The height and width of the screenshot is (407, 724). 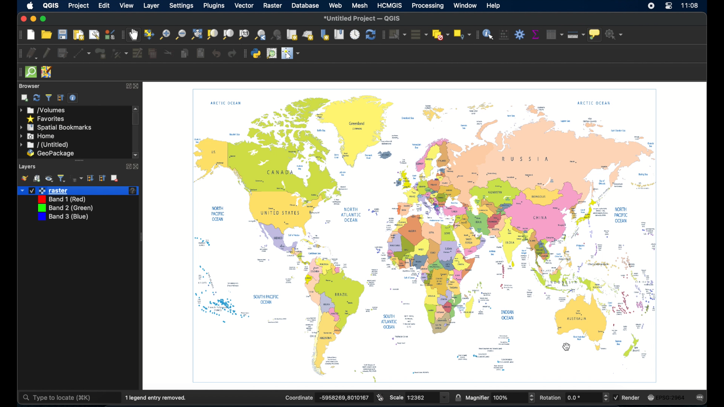 What do you see at coordinates (595, 35) in the screenshot?
I see `show map tips` at bounding box center [595, 35].